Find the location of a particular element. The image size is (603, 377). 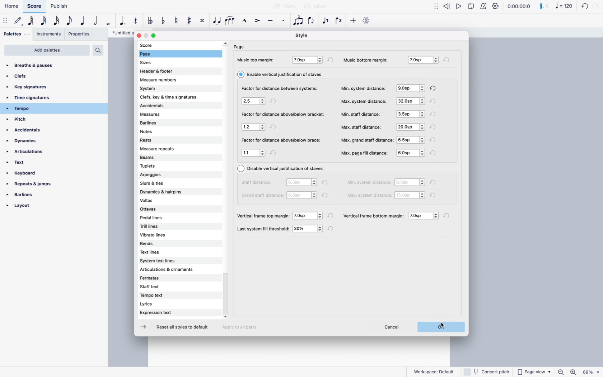

refresh is located at coordinates (435, 182).